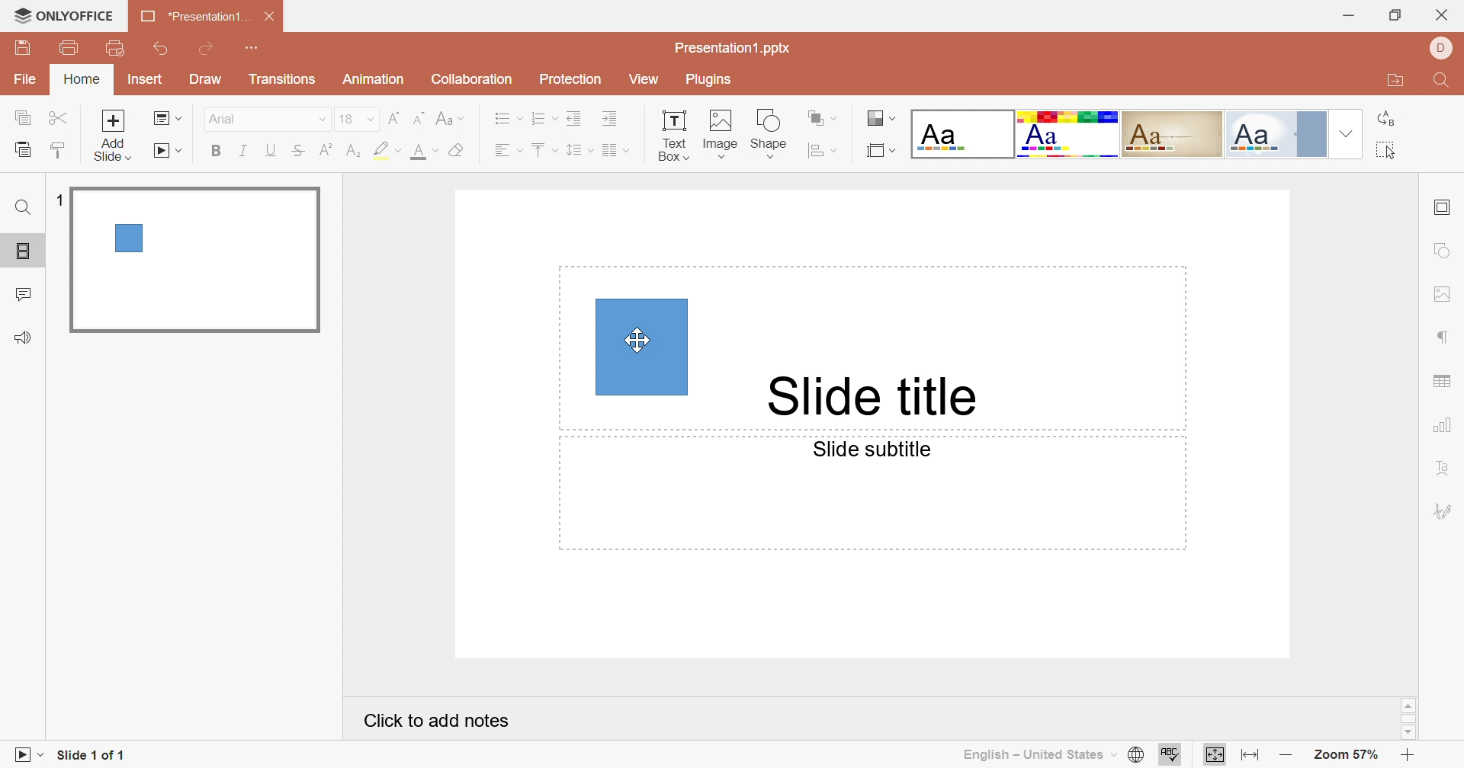 This screenshot has width=1464, height=768. What do you see at coordinates (1069, 133) in the screenshot?
I see `Basic` at bounding box center [1069, 133].